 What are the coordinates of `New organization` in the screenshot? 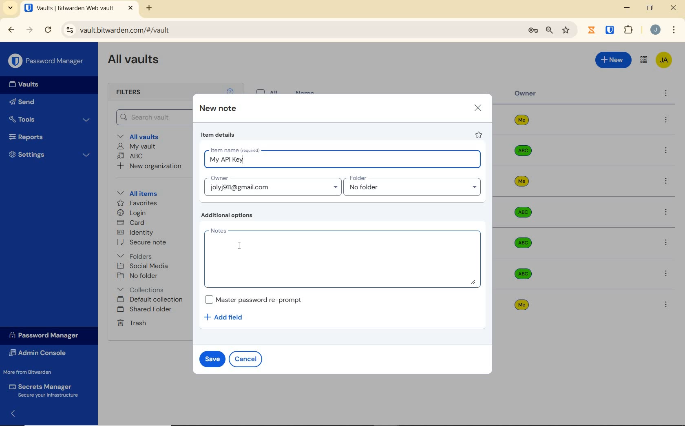 It's located at (152, 167).